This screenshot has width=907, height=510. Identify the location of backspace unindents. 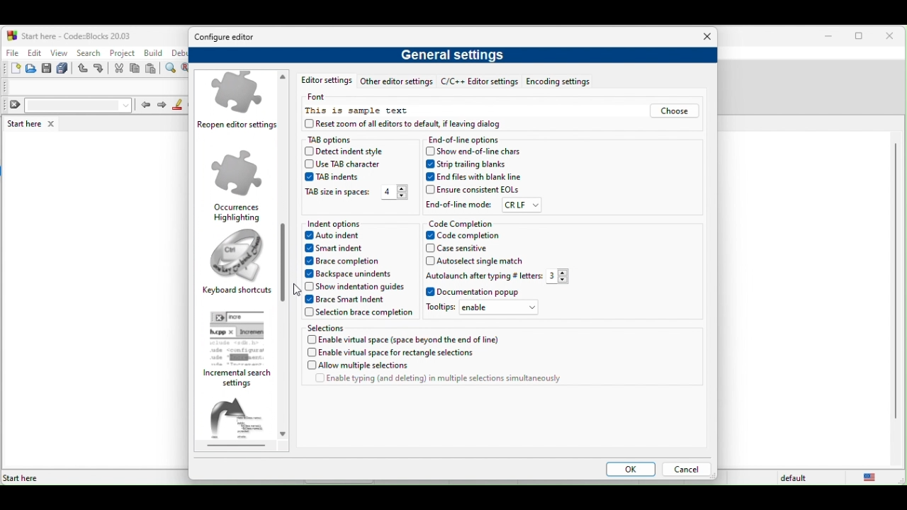
(354, 273).